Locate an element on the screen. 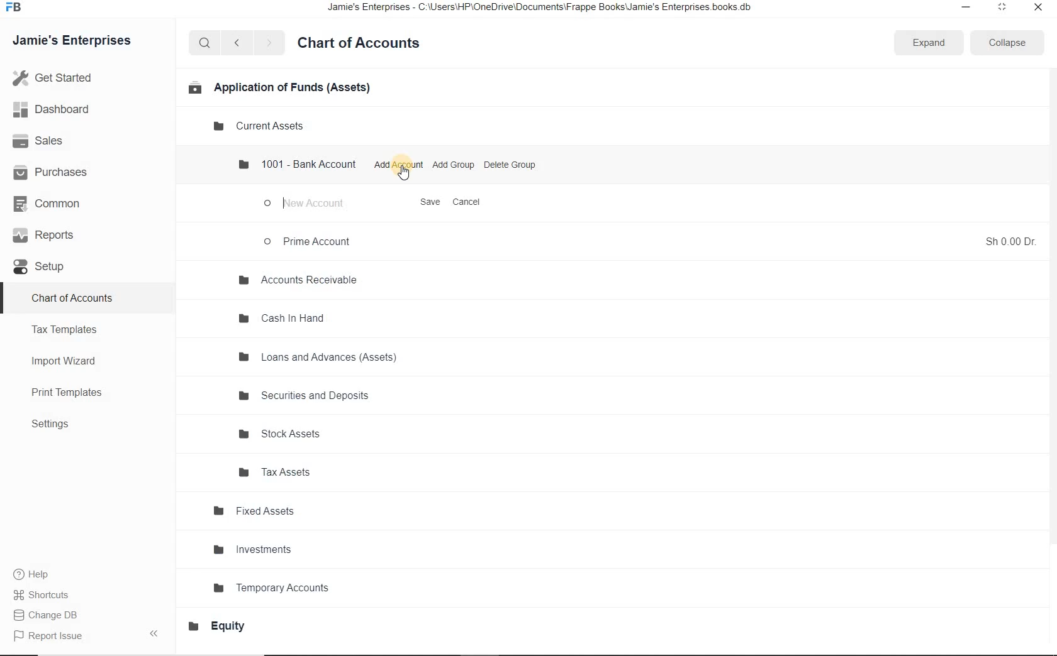 Image resolution: width=1057 pixels, height=656 pixels. Equity is located at coordinates (223, 626).